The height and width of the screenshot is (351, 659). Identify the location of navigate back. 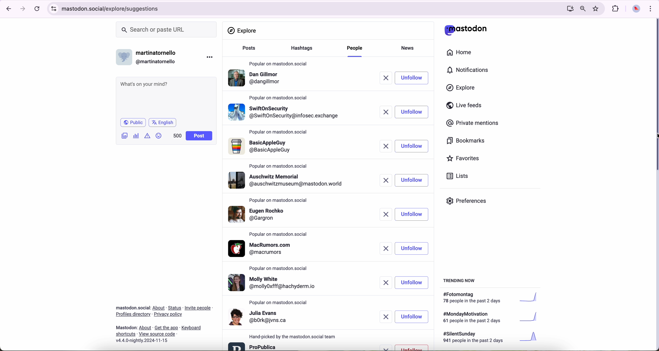
(7, 8).